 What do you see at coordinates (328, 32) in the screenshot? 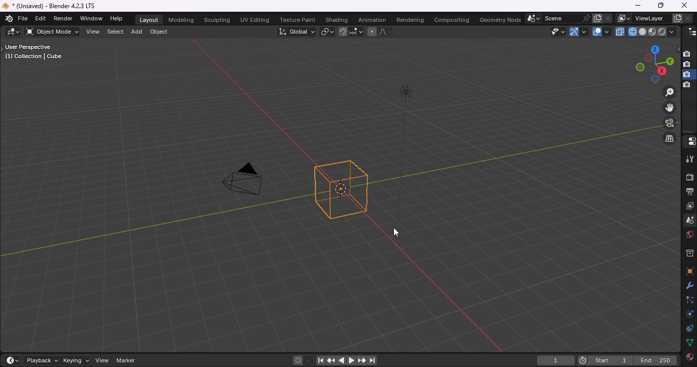
I see `transform pivot table` at bounding box center [328, 32].